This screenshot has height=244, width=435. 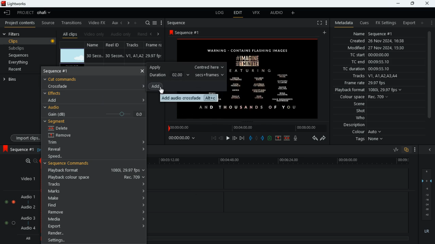 What do you see at coordinates (72, 22) in the screenshot?
I see `transitions` at bounding box center [72, 22].